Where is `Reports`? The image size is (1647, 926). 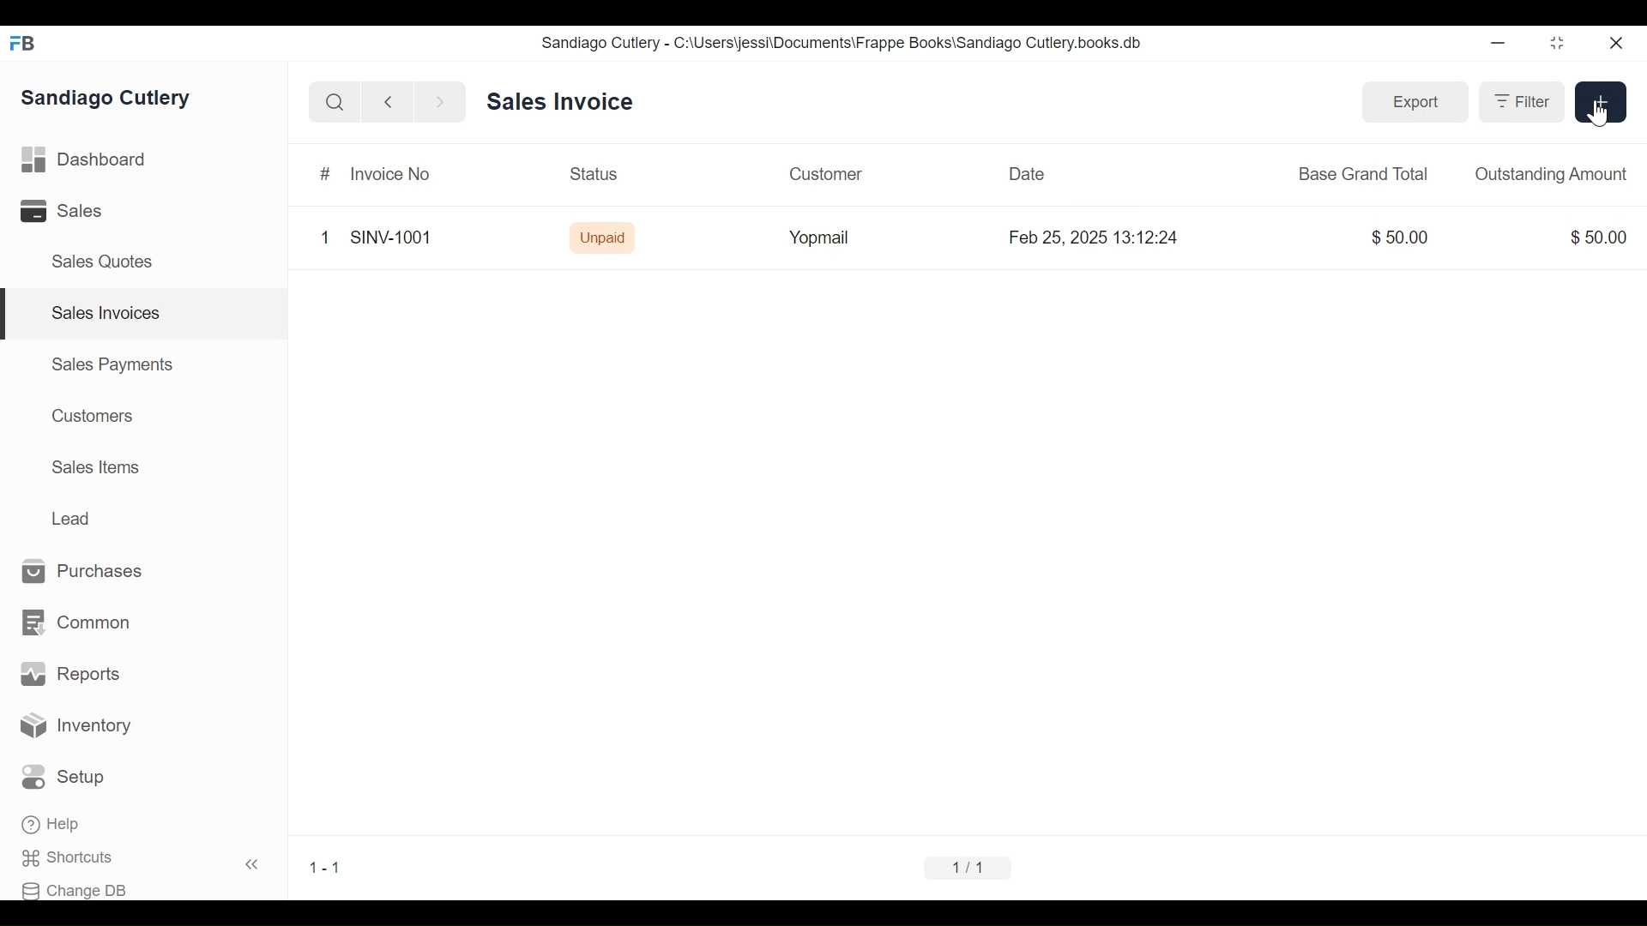 Reports is located at coordinates (70, 674).